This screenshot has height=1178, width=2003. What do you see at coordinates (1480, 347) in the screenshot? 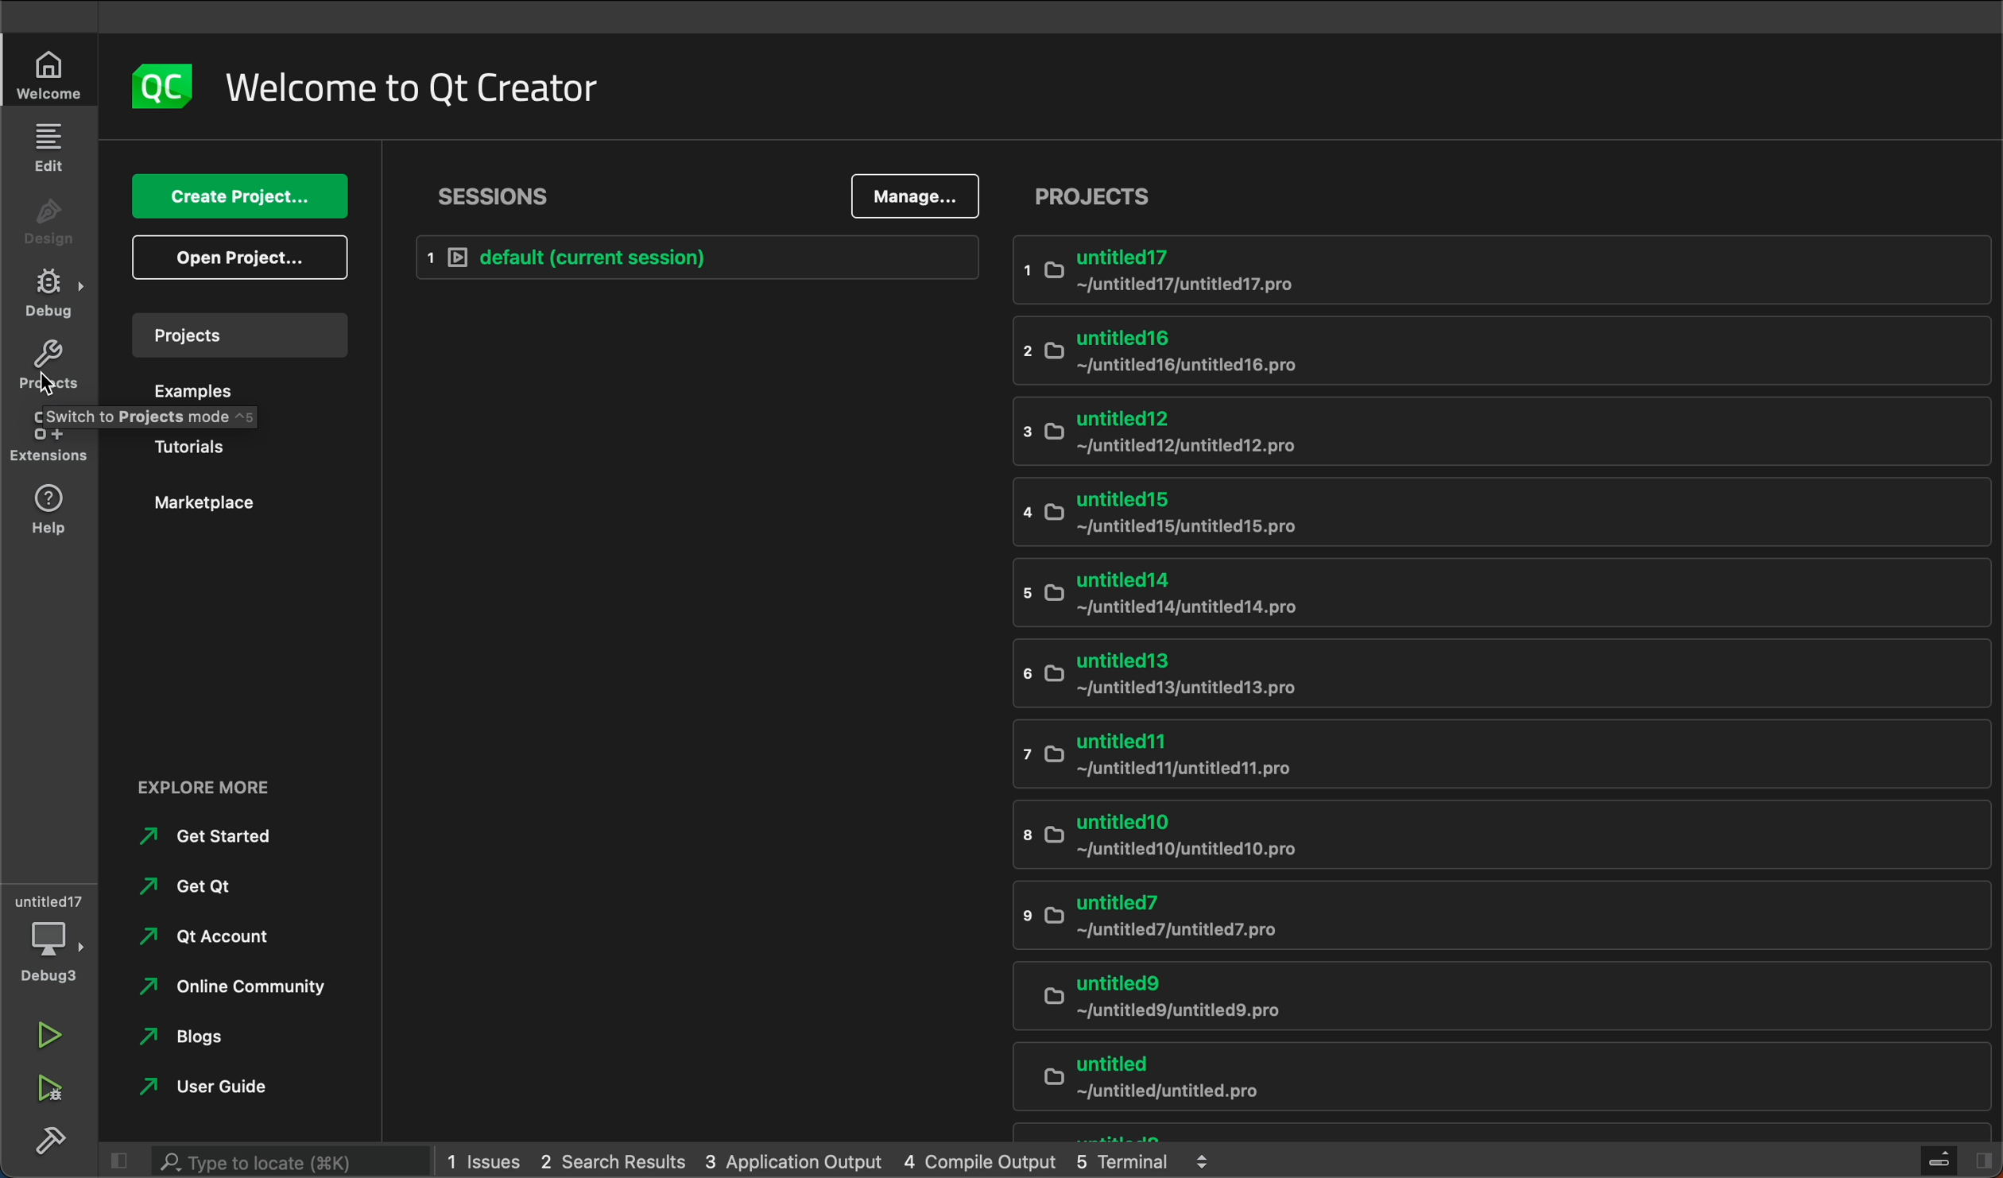
I see `untitled 16` at bounding box center [1480, 347].